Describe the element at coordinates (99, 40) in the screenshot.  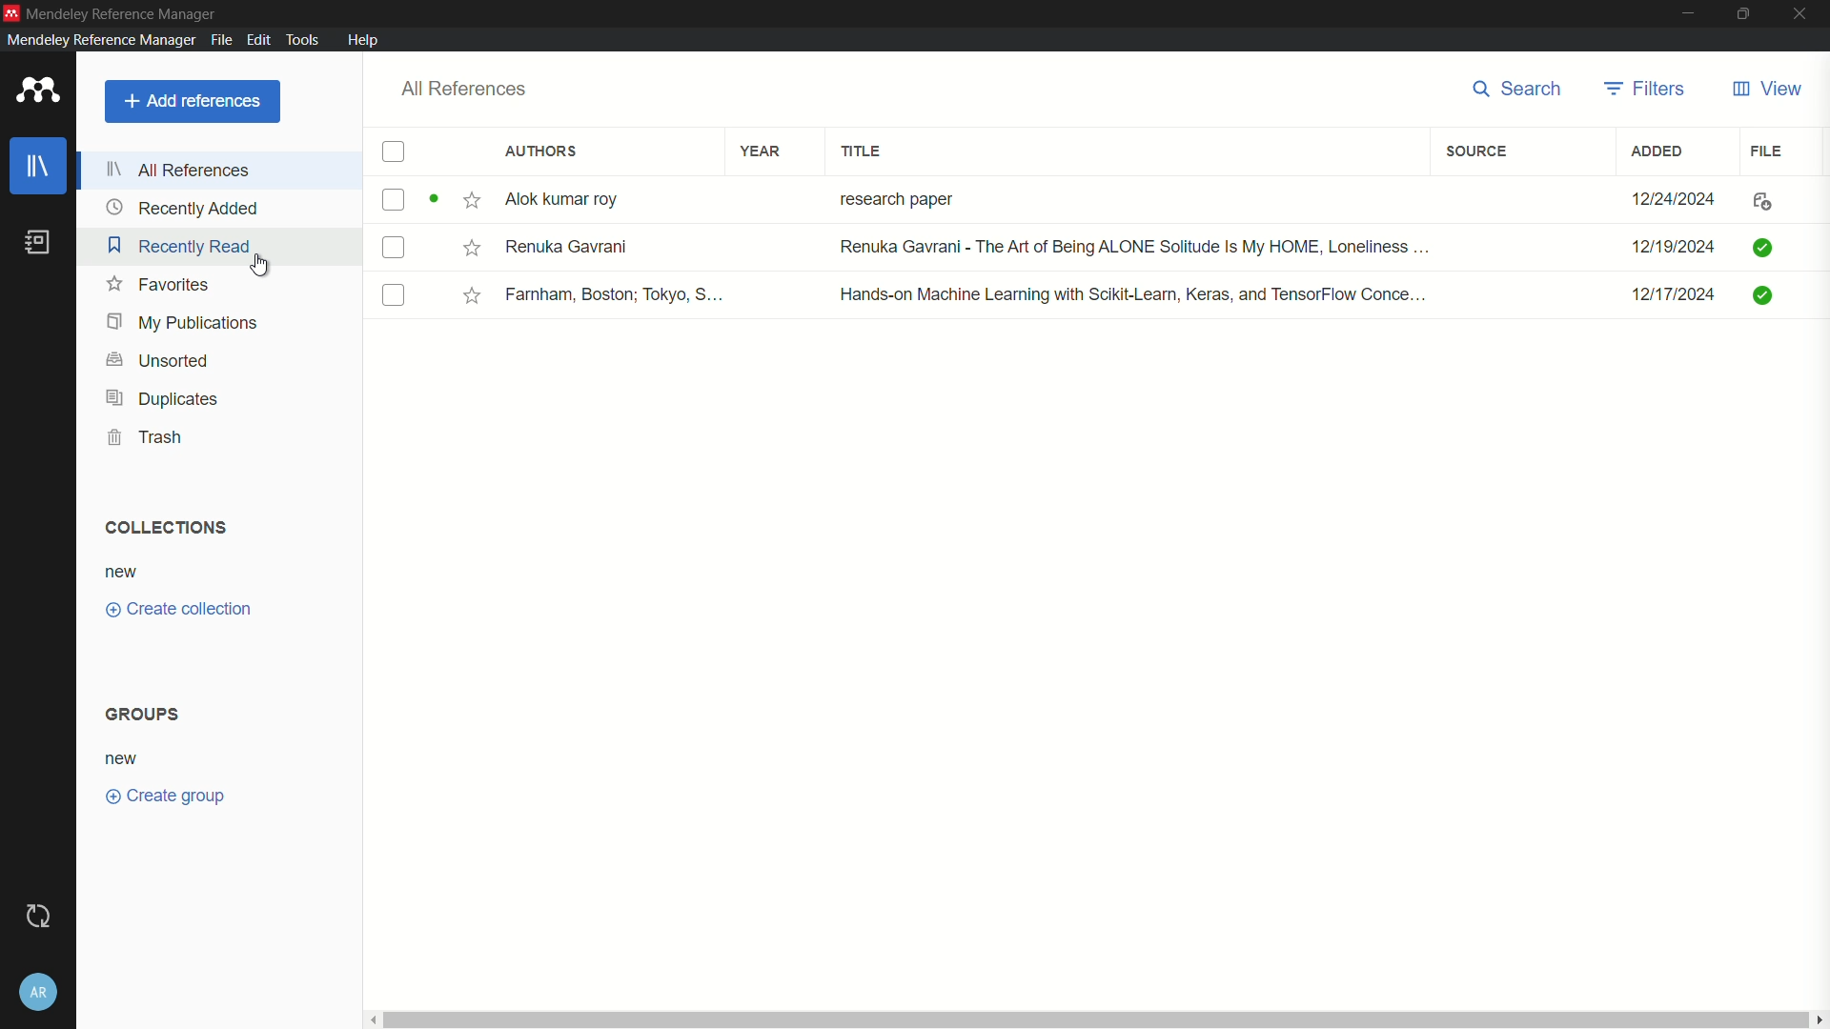
I see `mendeley reference manager` at that location.